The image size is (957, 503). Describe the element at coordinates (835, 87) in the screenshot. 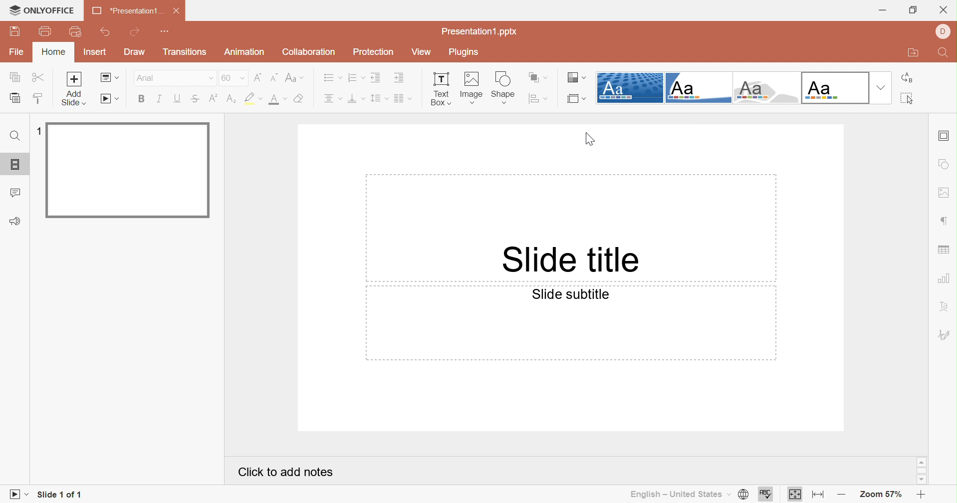

I see `Office theme` at that location.